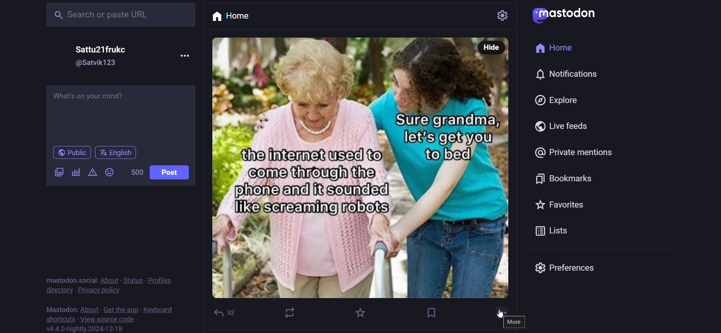 This screenshot has width=721, height=333. What do you see at coordinates (137, 171) in the screenshot?
I see `word limit` at bounding box center [137, 171].